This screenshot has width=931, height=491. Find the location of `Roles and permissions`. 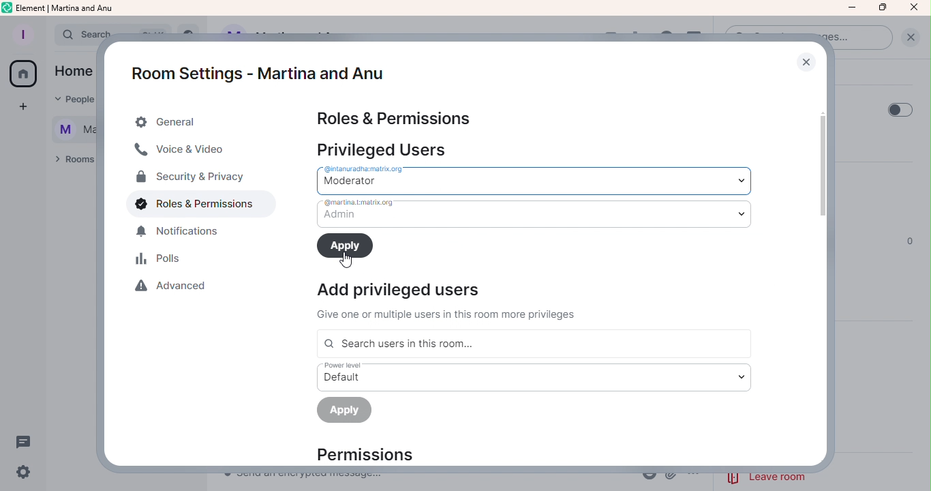

Roles and permissions is located at coordinates (191, 207).